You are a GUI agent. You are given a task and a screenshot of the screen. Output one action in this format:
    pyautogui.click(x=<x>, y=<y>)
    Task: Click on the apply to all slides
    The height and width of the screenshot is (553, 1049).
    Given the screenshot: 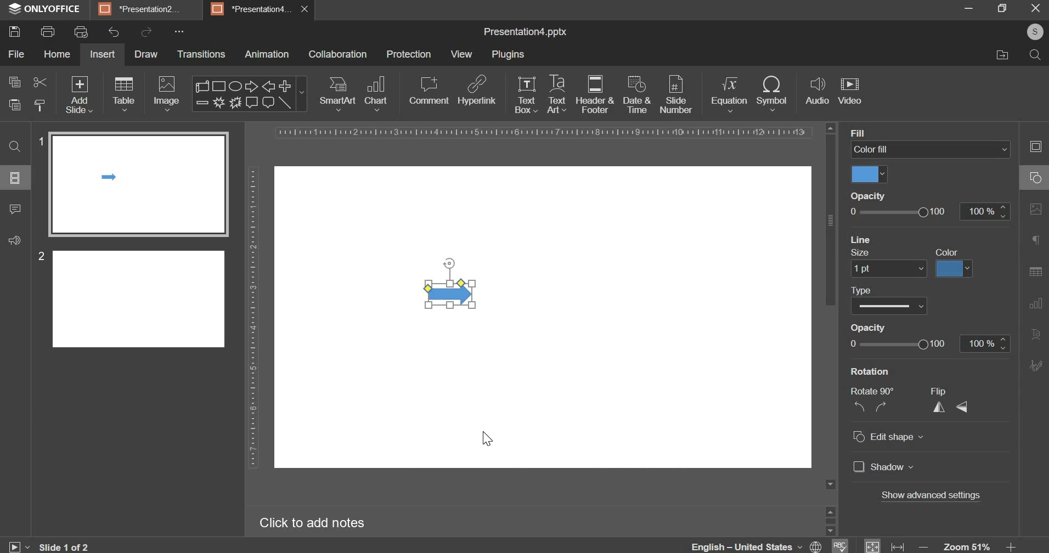 What is the action you would take?
    pyautogui.click(x=950, y=252)
    